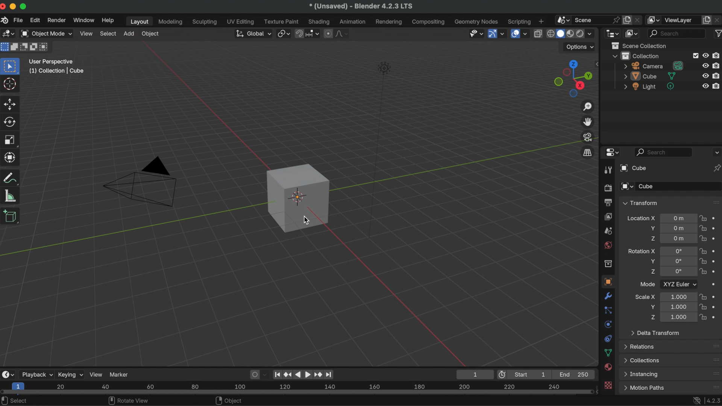 This screenshot has width=722, height=406. Describe the element at coordinates (608, 353) in the screenshot. I see `data` at that location.